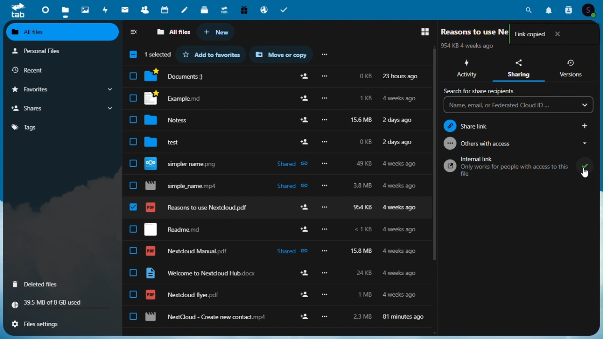  What do you see at coordinates (133, 316) in the screenshot?
I see `checkbox` at bounding box center [133, 316].